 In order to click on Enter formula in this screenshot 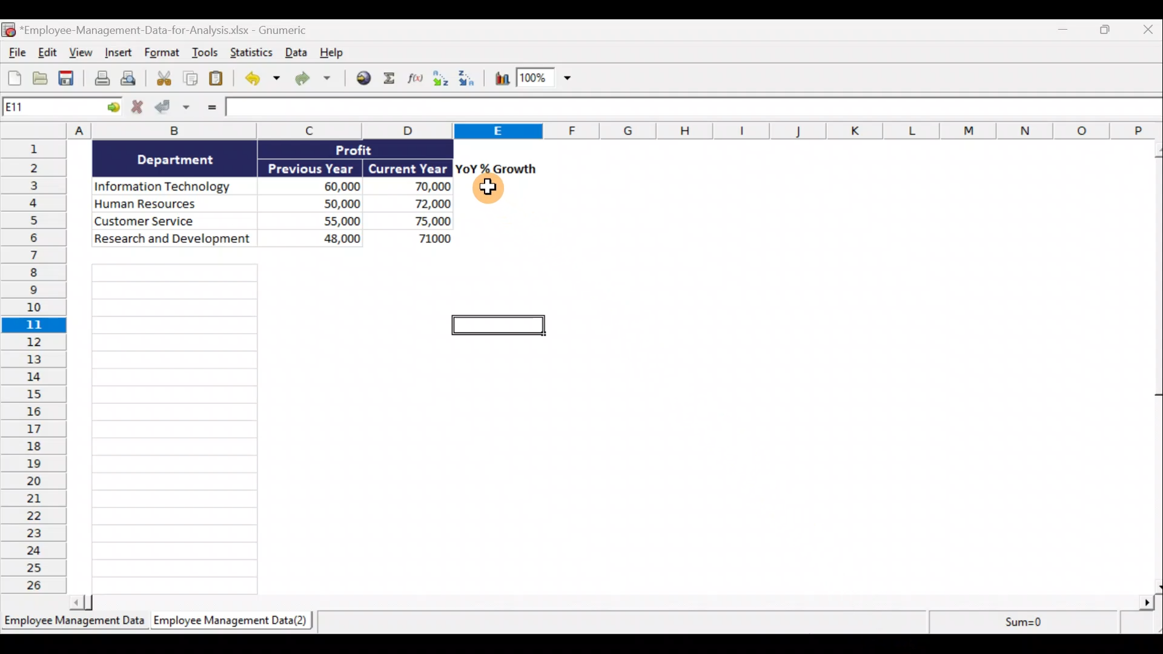, I will do `click(210, 110)`.